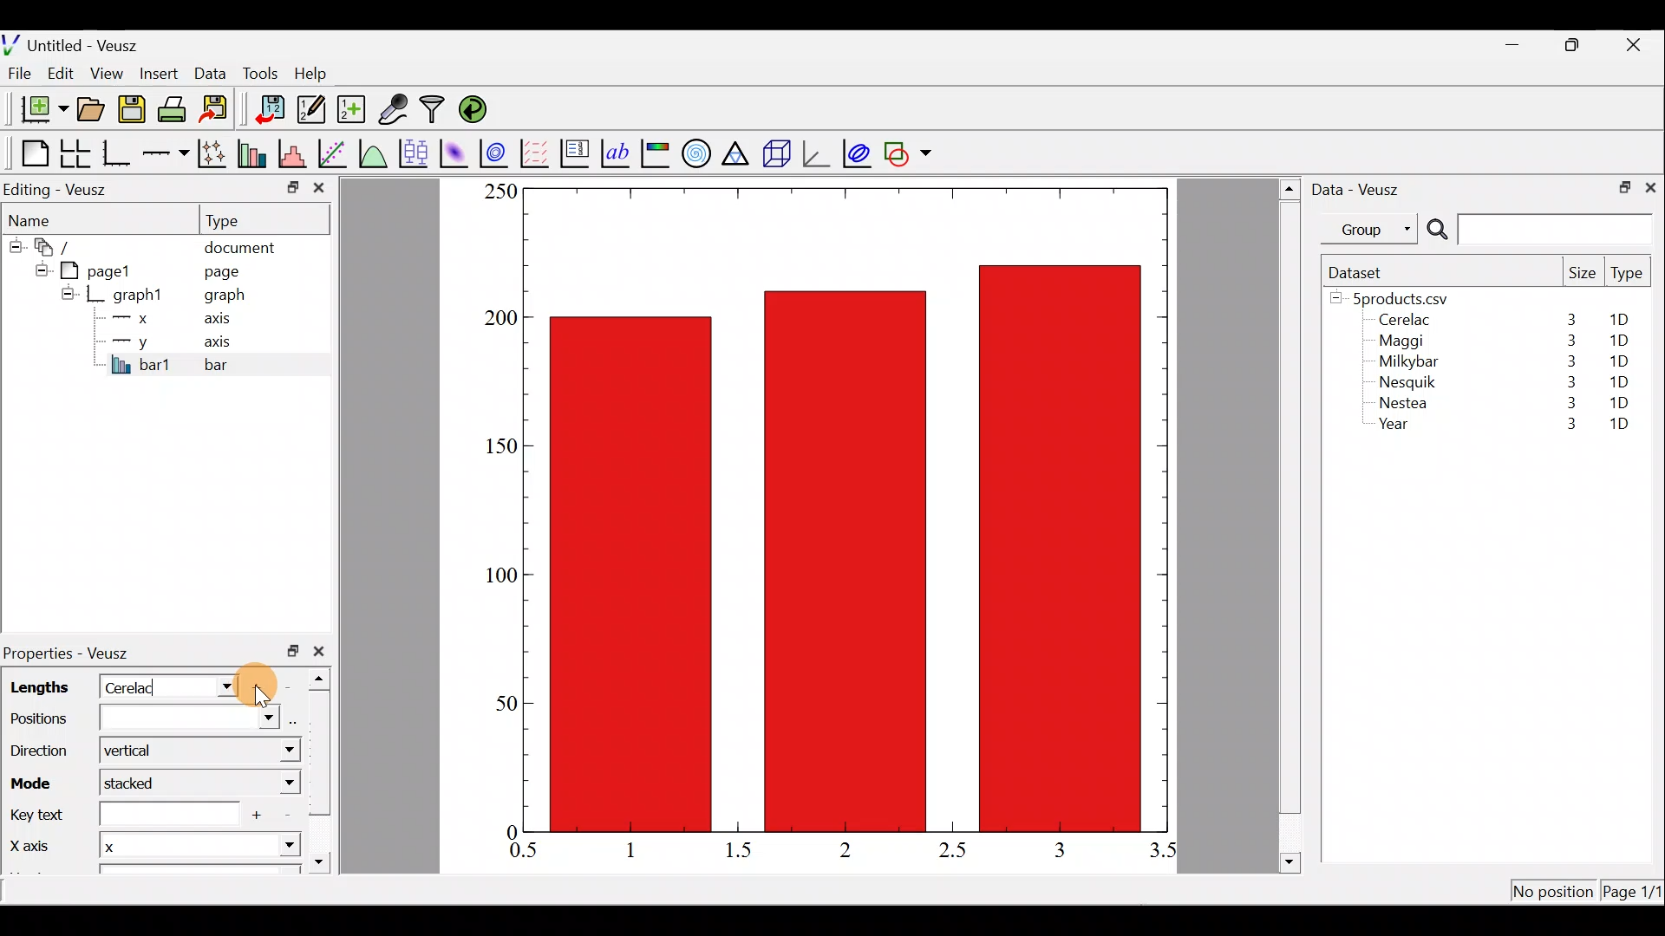  What do you see at coordinates (1554, 893) in the screenshot?
I see `No position` at bounding box center [1554, 893].